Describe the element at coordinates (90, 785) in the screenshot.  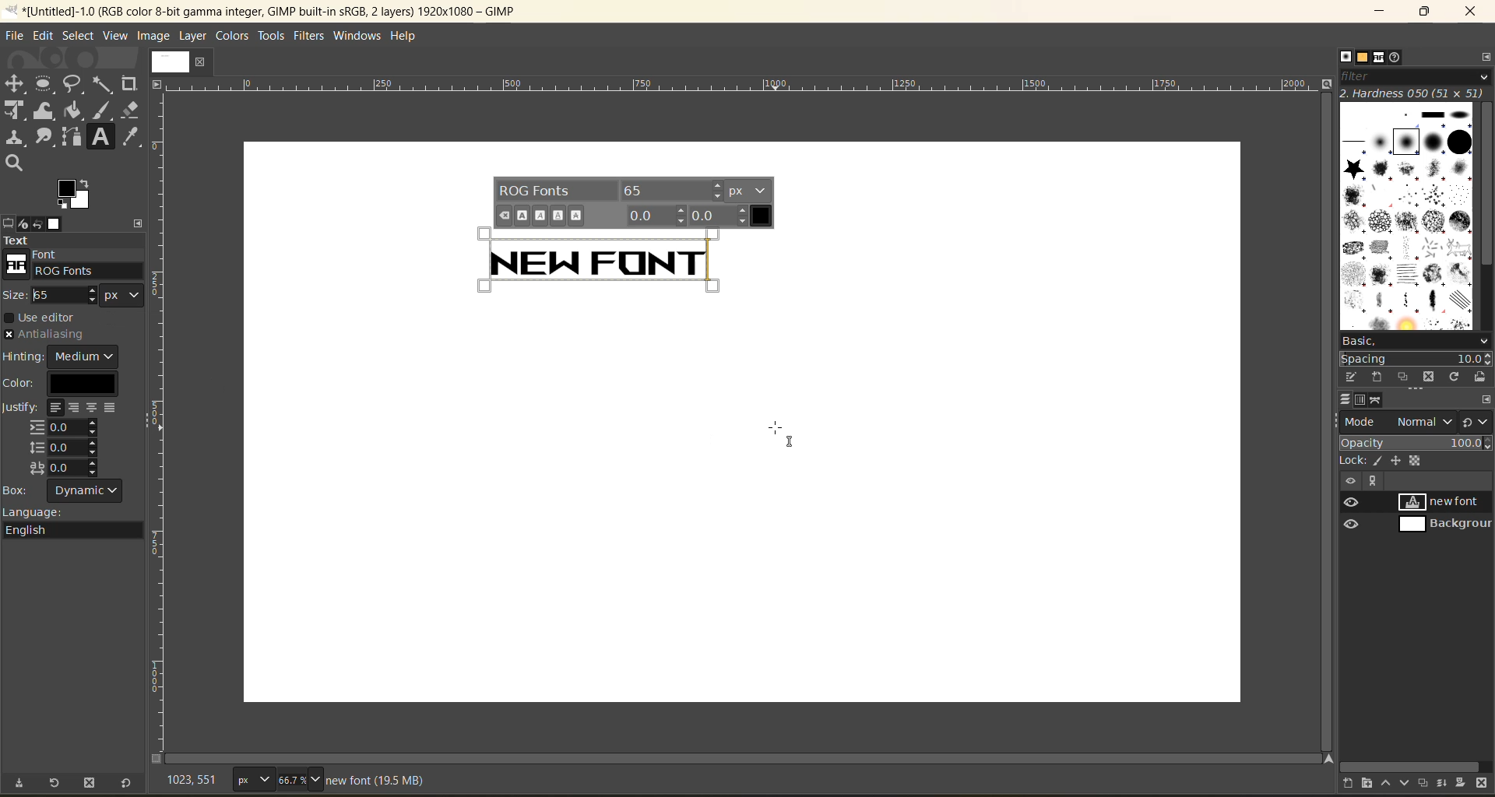
I see `delete tool preset` at that location.